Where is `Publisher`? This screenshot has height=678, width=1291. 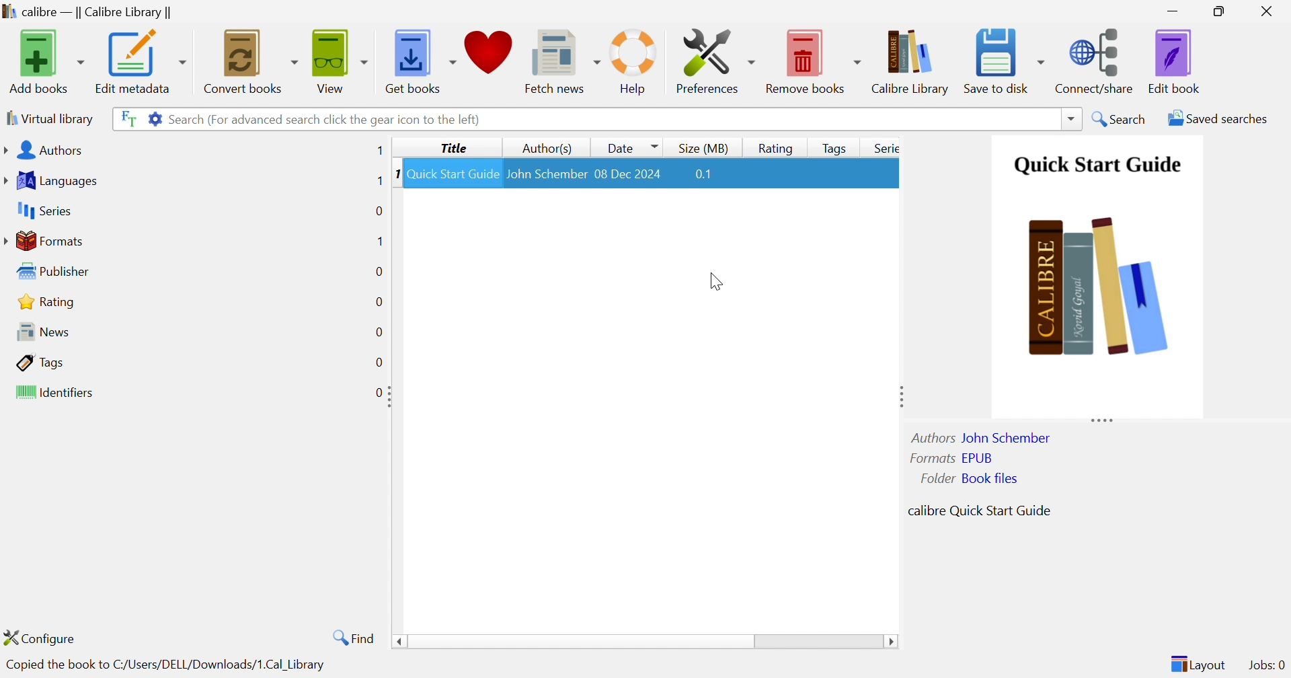 Publisher is located at coordinates (51, 270).